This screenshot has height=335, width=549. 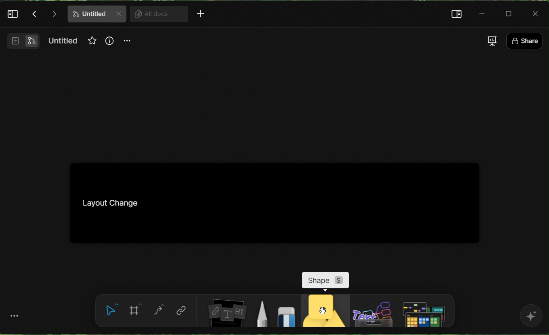 What do you see at coordinates (268, 202) in the screenshot?
I see `Kanban board` at bounding box center [268, 202].